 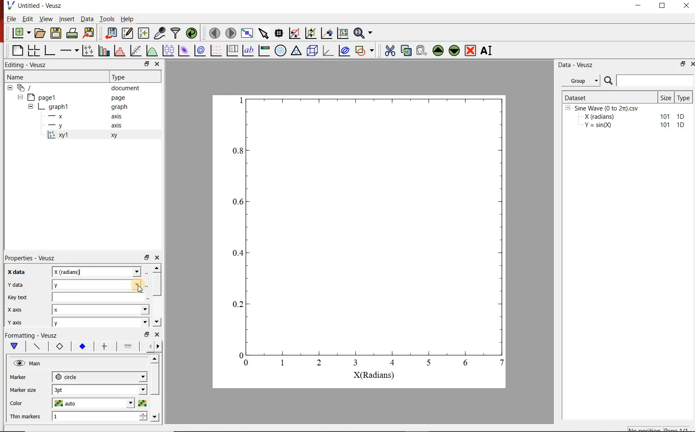 I want to click on Textbox, so click(x=97, y=271).